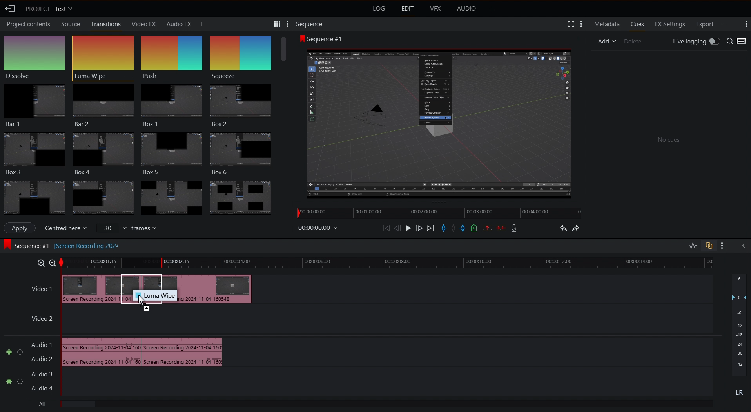 Image resolution: width=751 pixels, height=412 pixels. What do you see at coordinates (310, 23) in the screenshot?
I see `Sequence` at bounding box center [310, 23].